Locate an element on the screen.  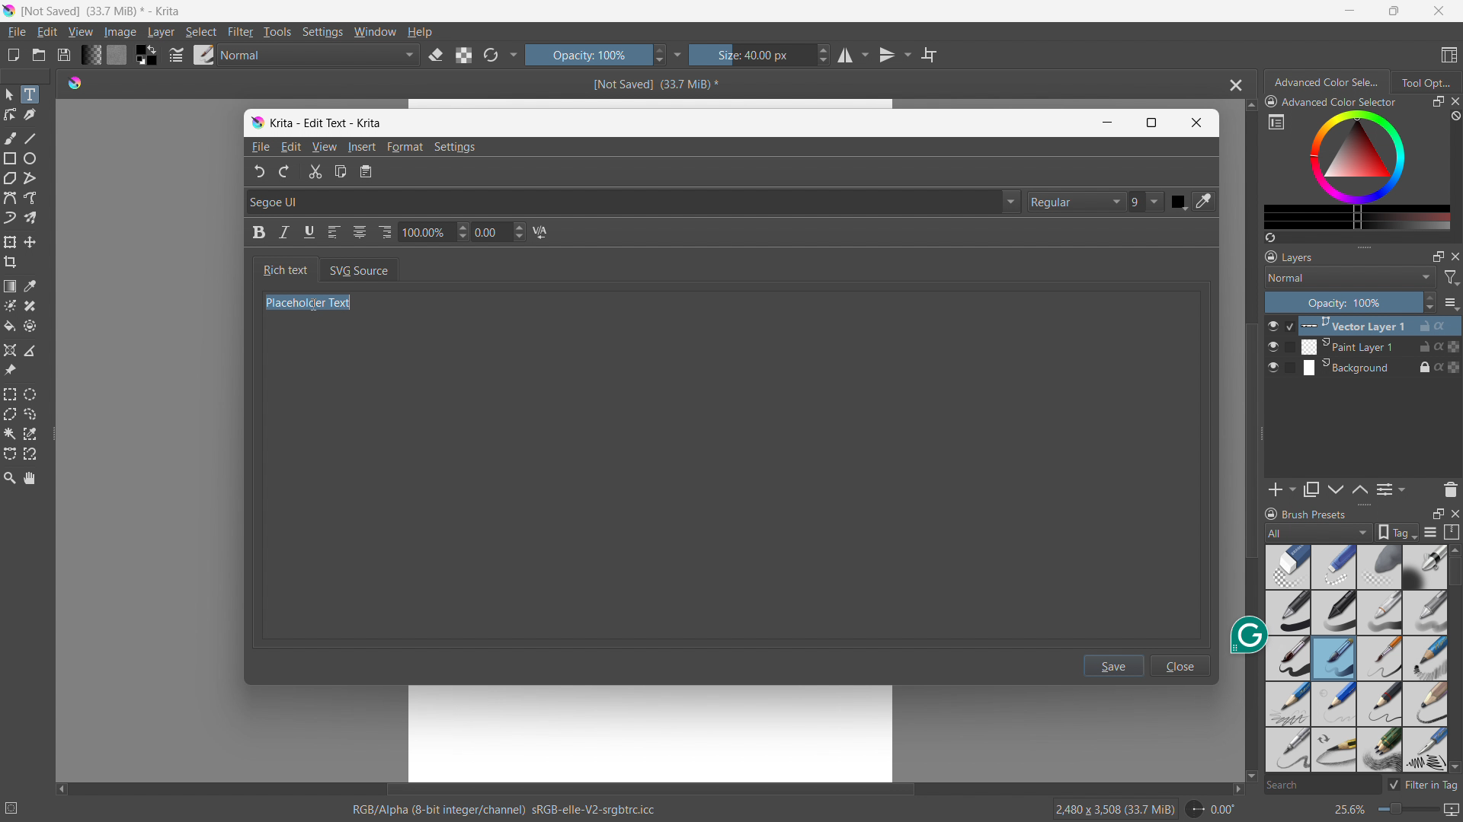
Cut is located at coordinates (314, 173).